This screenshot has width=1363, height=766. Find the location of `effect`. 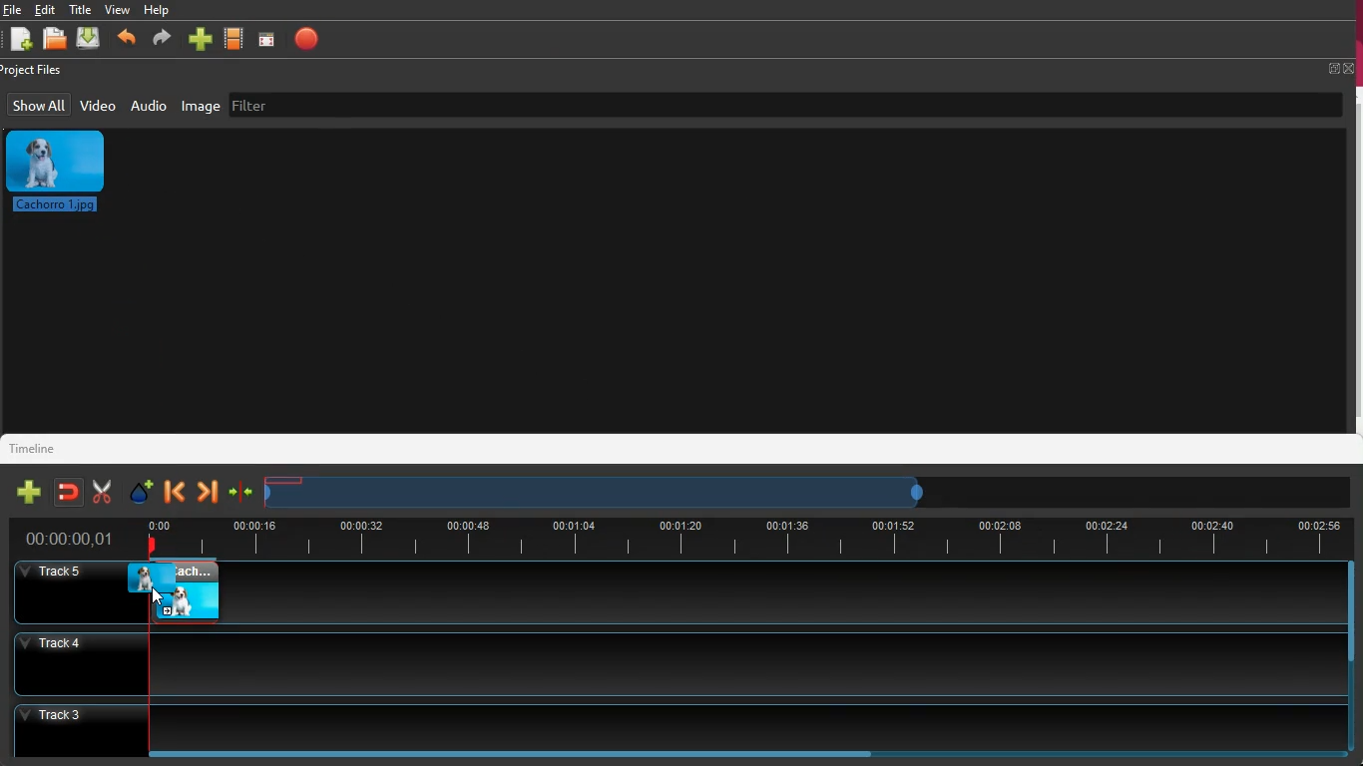

effect is located at coordinates (143, 493).